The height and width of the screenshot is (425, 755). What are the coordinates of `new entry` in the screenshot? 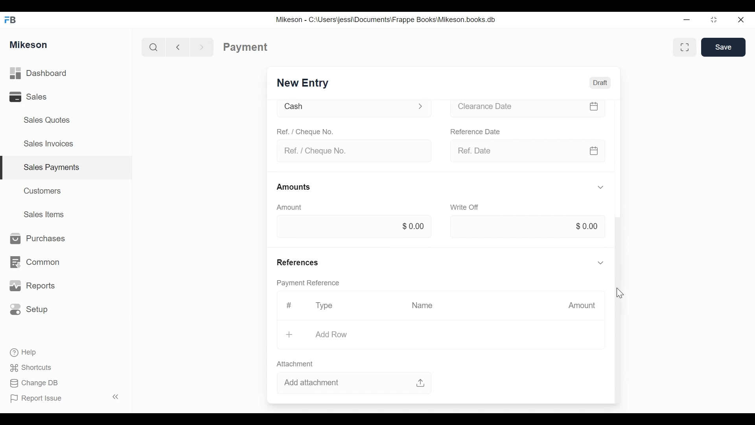 It's located at (304, 82).